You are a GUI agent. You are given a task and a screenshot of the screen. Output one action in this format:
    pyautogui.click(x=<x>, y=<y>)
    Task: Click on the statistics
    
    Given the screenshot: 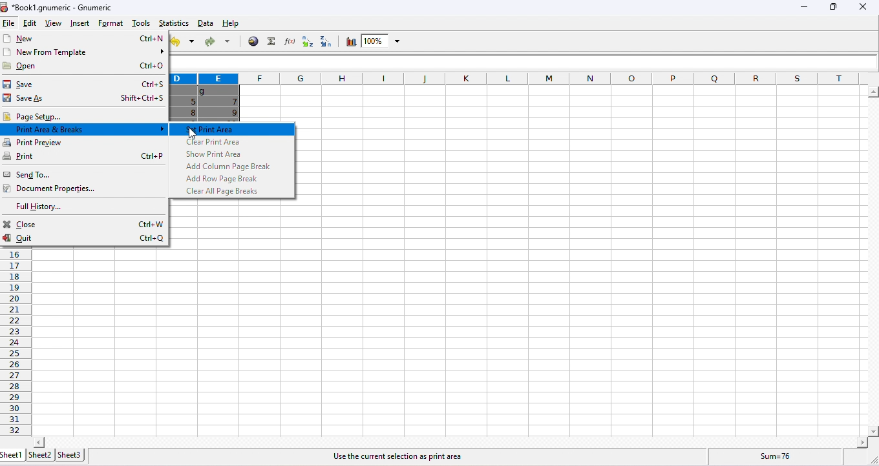 What is the action you would take?
    pyautogui.click(x=173, y=23)
    